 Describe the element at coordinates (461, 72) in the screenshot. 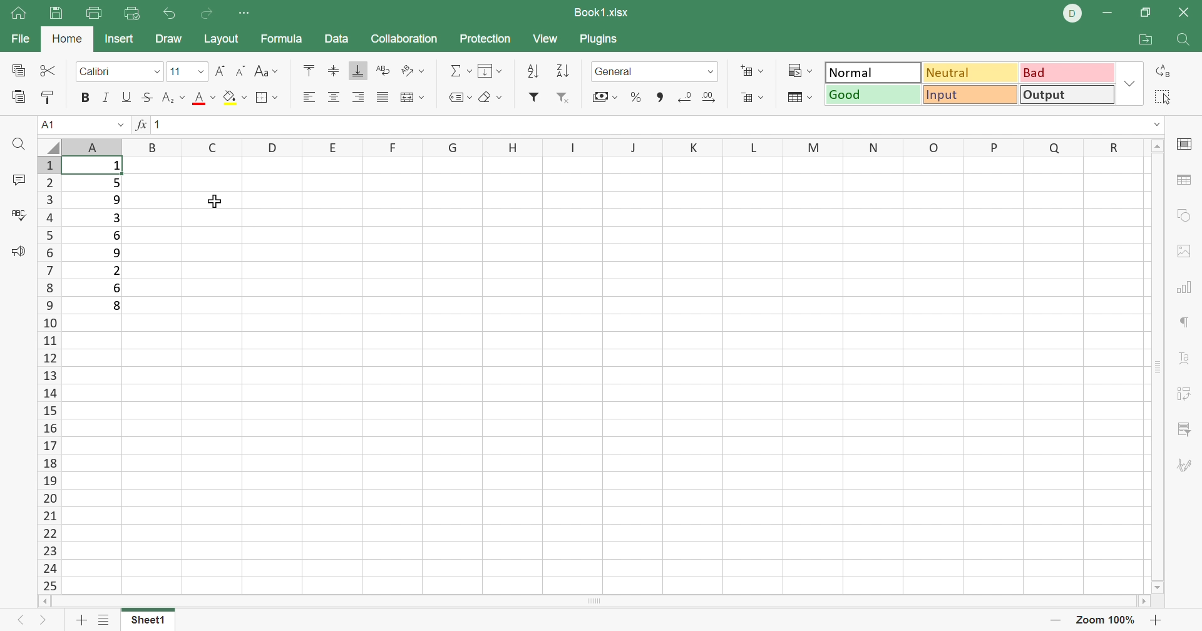

I see `Summation` at that location.